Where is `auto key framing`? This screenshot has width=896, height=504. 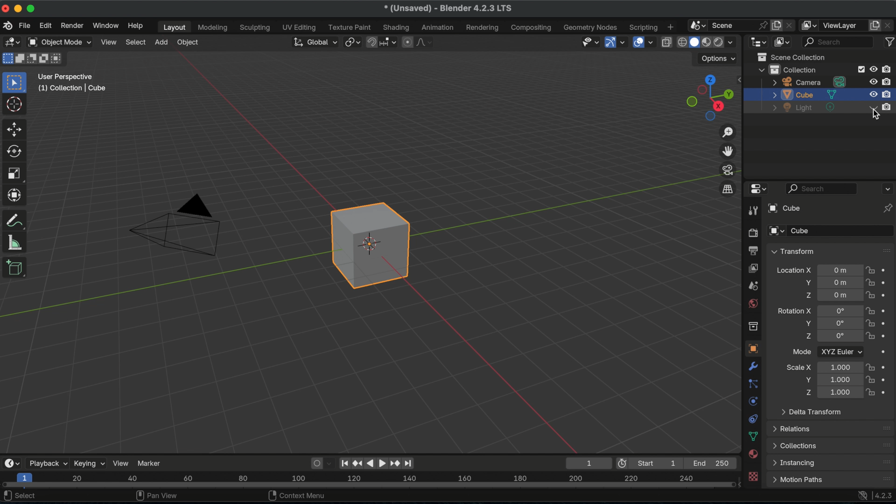
auto key framing is located at coordinates (328, 464).